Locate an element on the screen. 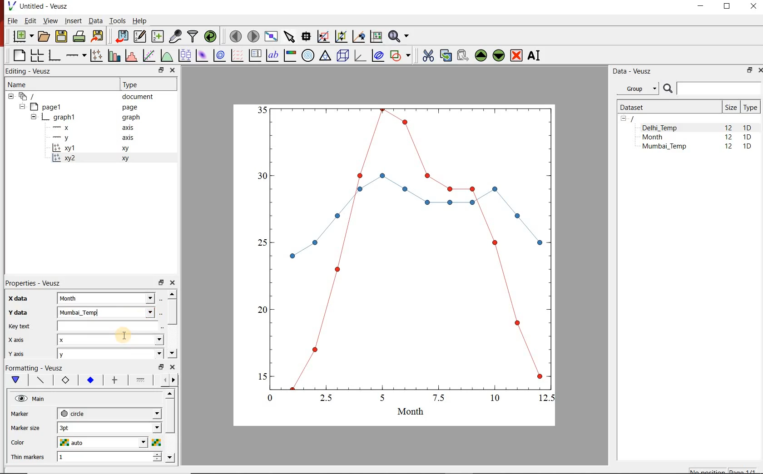  input field is located at coordinates (111, 326).